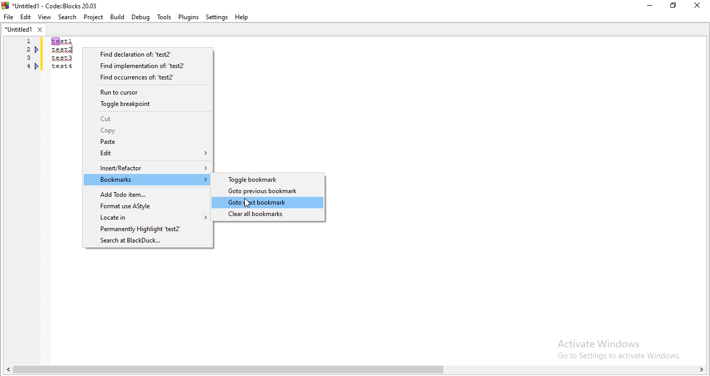  What do you see at coordinates (146, 206) in the screenshot?
I see `Format use AStyle` at bounding box center [146, 206].